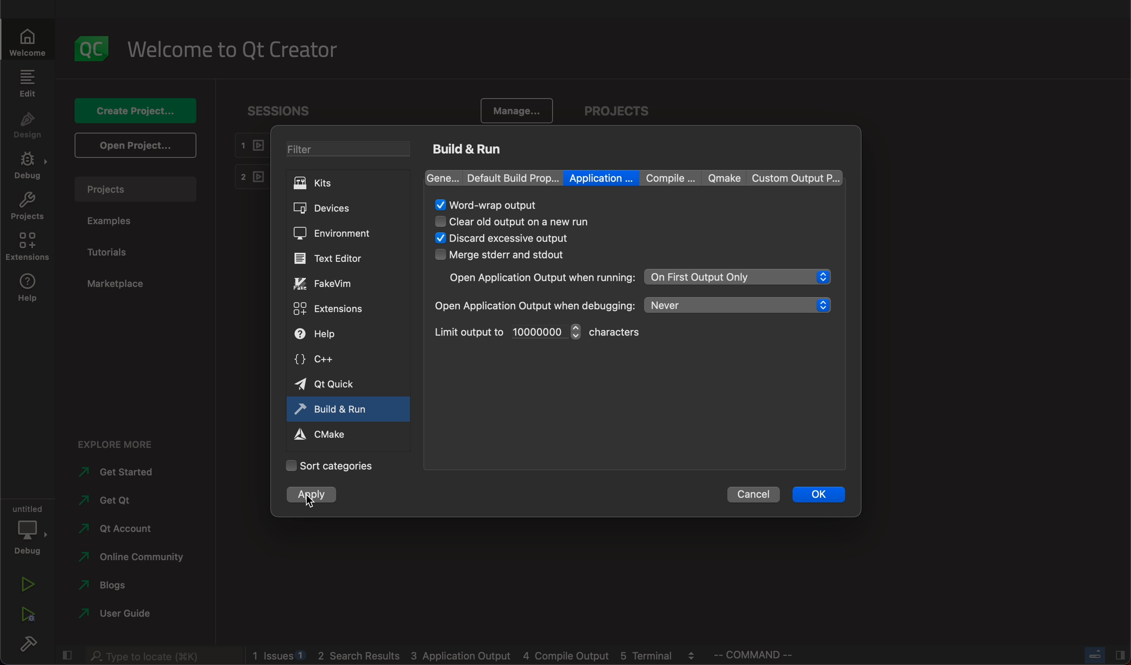 Image resolution: width=1131 pixels, height=665 pixels. What do you see at coordinates (135, 189) in the screenshot?
I see `projects` at bounding box center [135, 189].